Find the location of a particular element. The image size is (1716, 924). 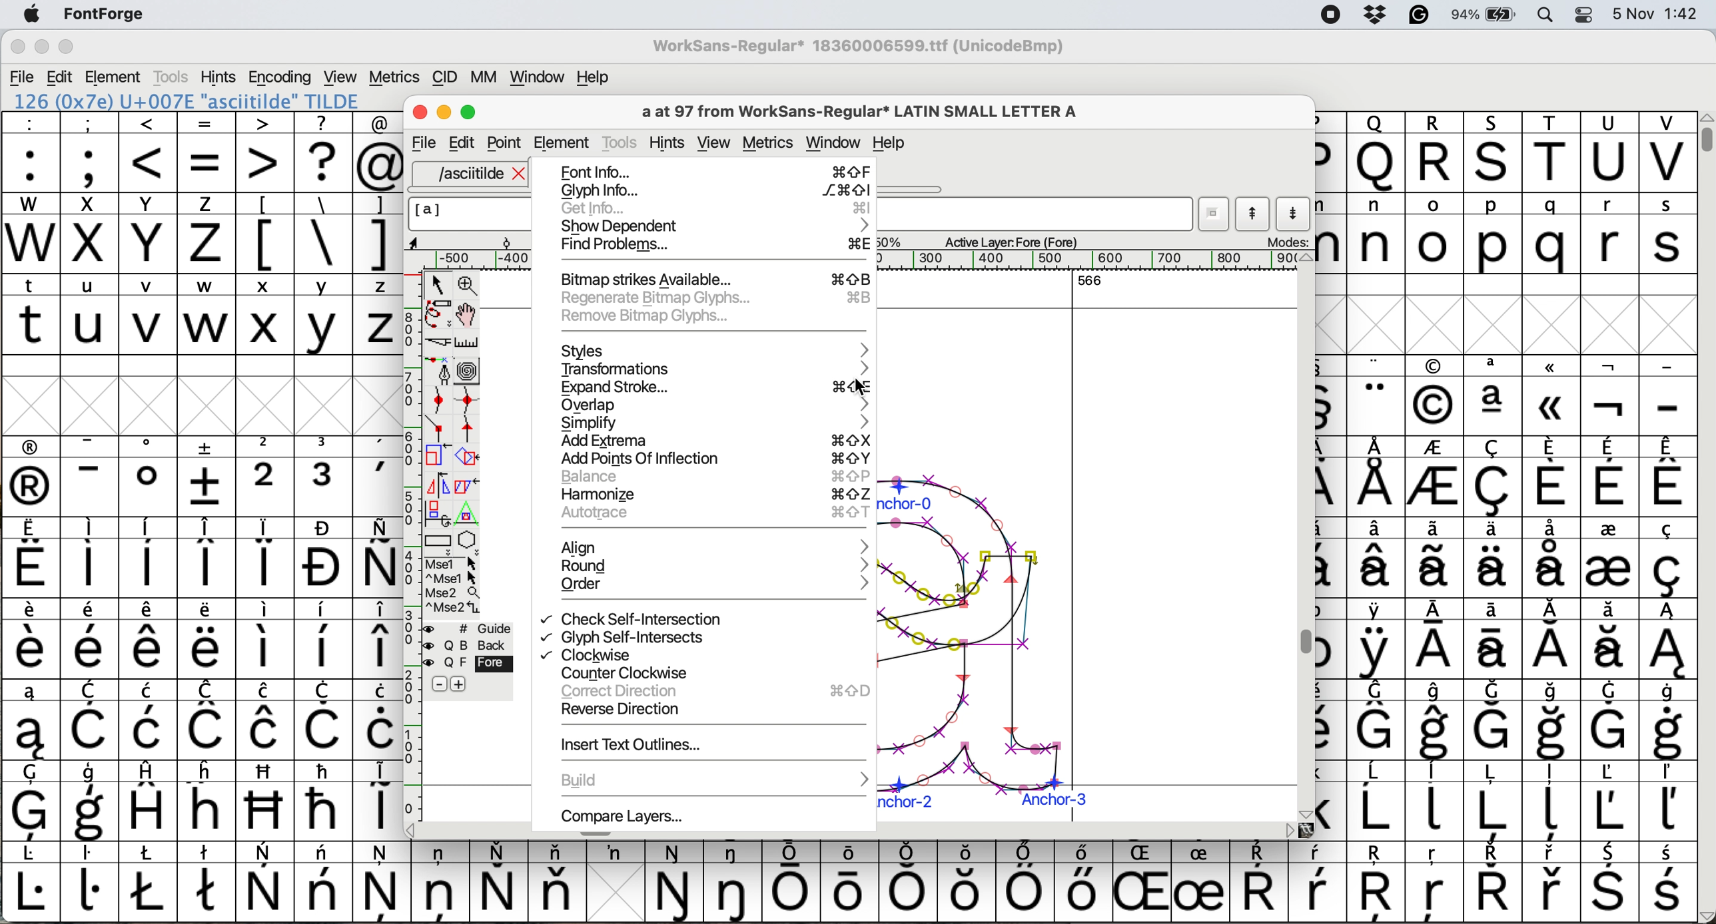

v is located at coordinates (149, 316).